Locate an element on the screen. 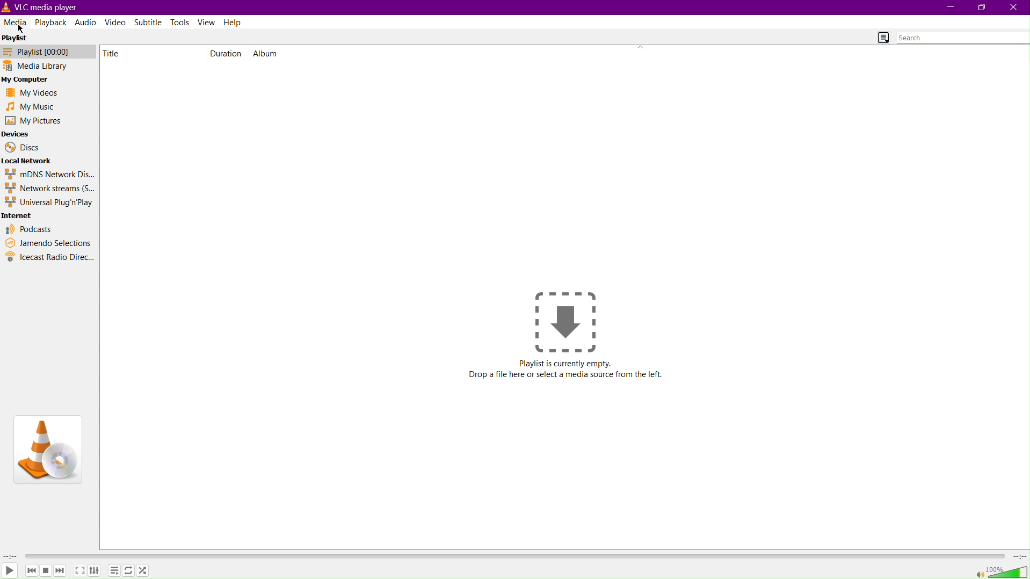 Image resolution: width=1030 pixels, height=579 pixels. Devices is located at coordinates (17, 133).